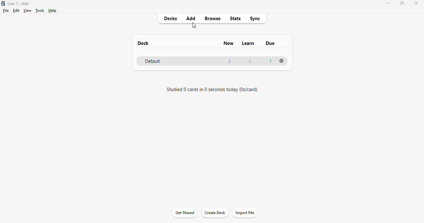 This screenshot has height=223, width=424. What do you see at coordinates (211, 90) in the screenshot?
I see `studied 0 cards in 0 seconds today (0s/card)` at bounding box center [211, 90].